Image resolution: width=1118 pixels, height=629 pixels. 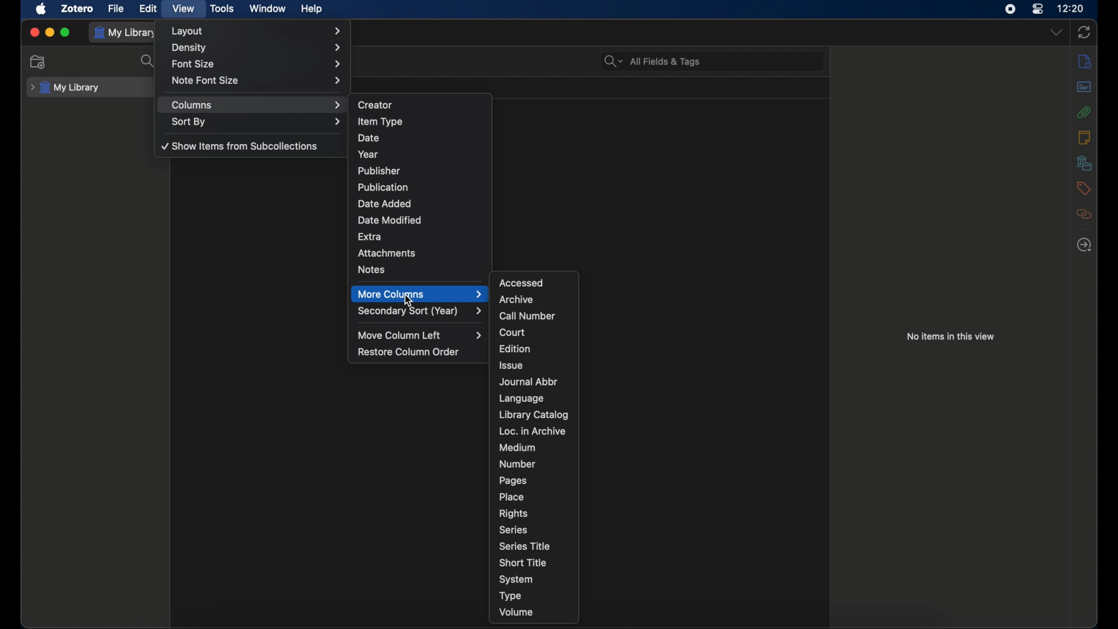 I want to click on search, so click(x=148, y=62).